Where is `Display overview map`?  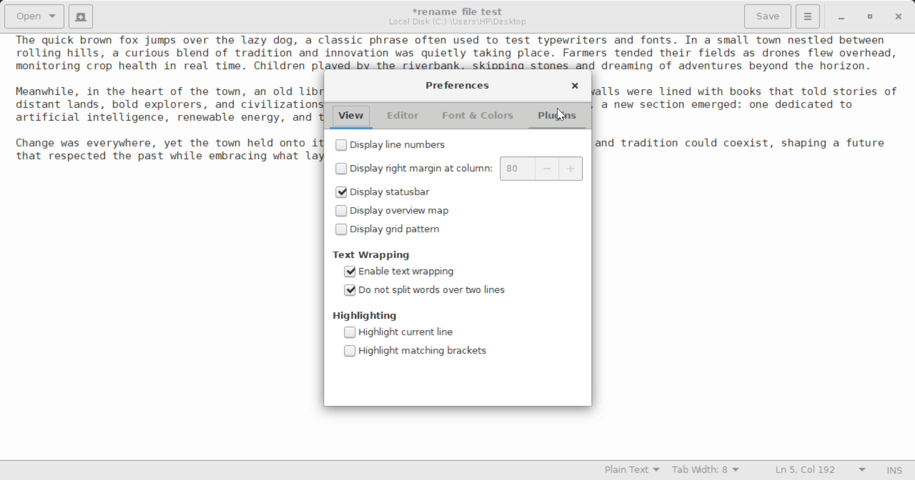 Display overview map is located at coordinates (396, 212).